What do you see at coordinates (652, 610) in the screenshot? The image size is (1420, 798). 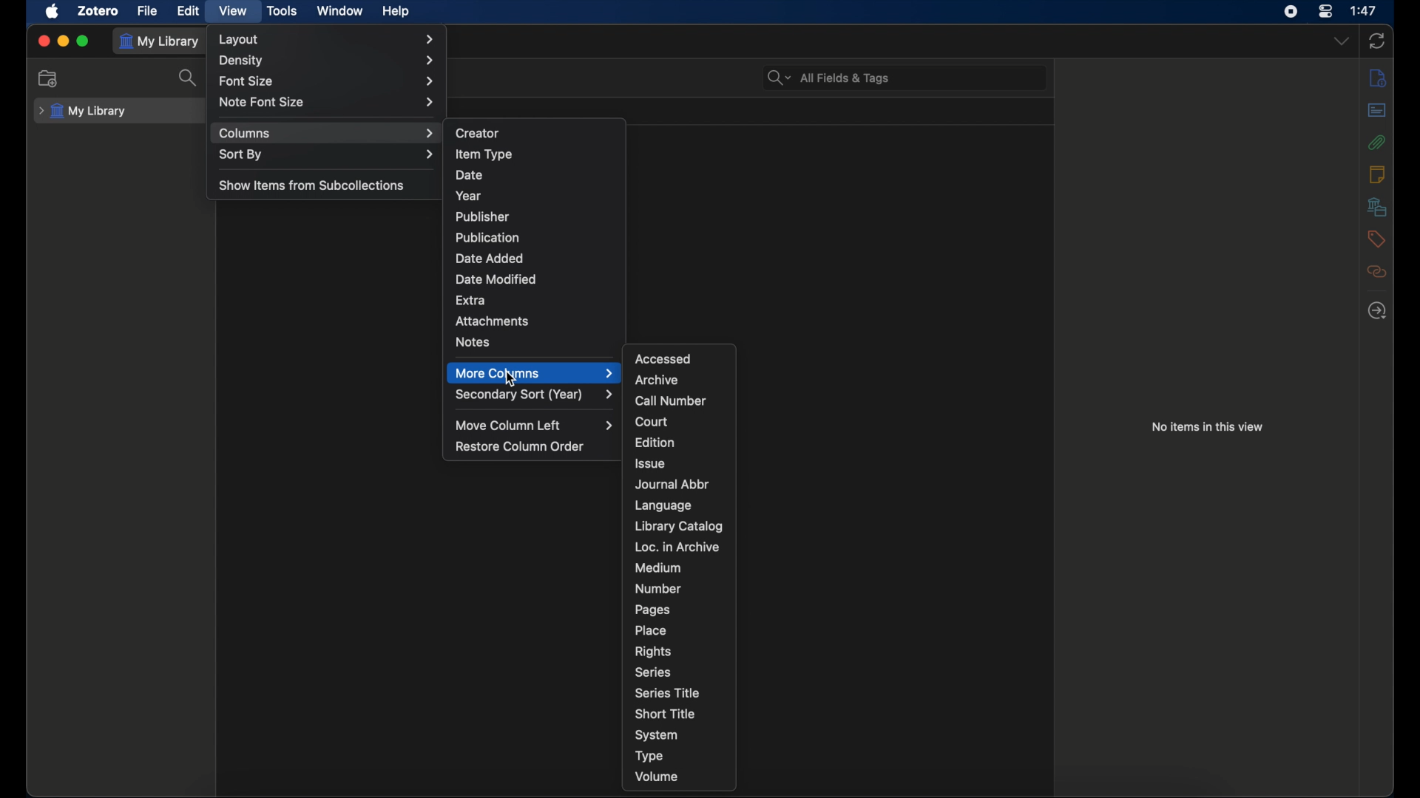 I see `pages` at bounding box center [652, 610].